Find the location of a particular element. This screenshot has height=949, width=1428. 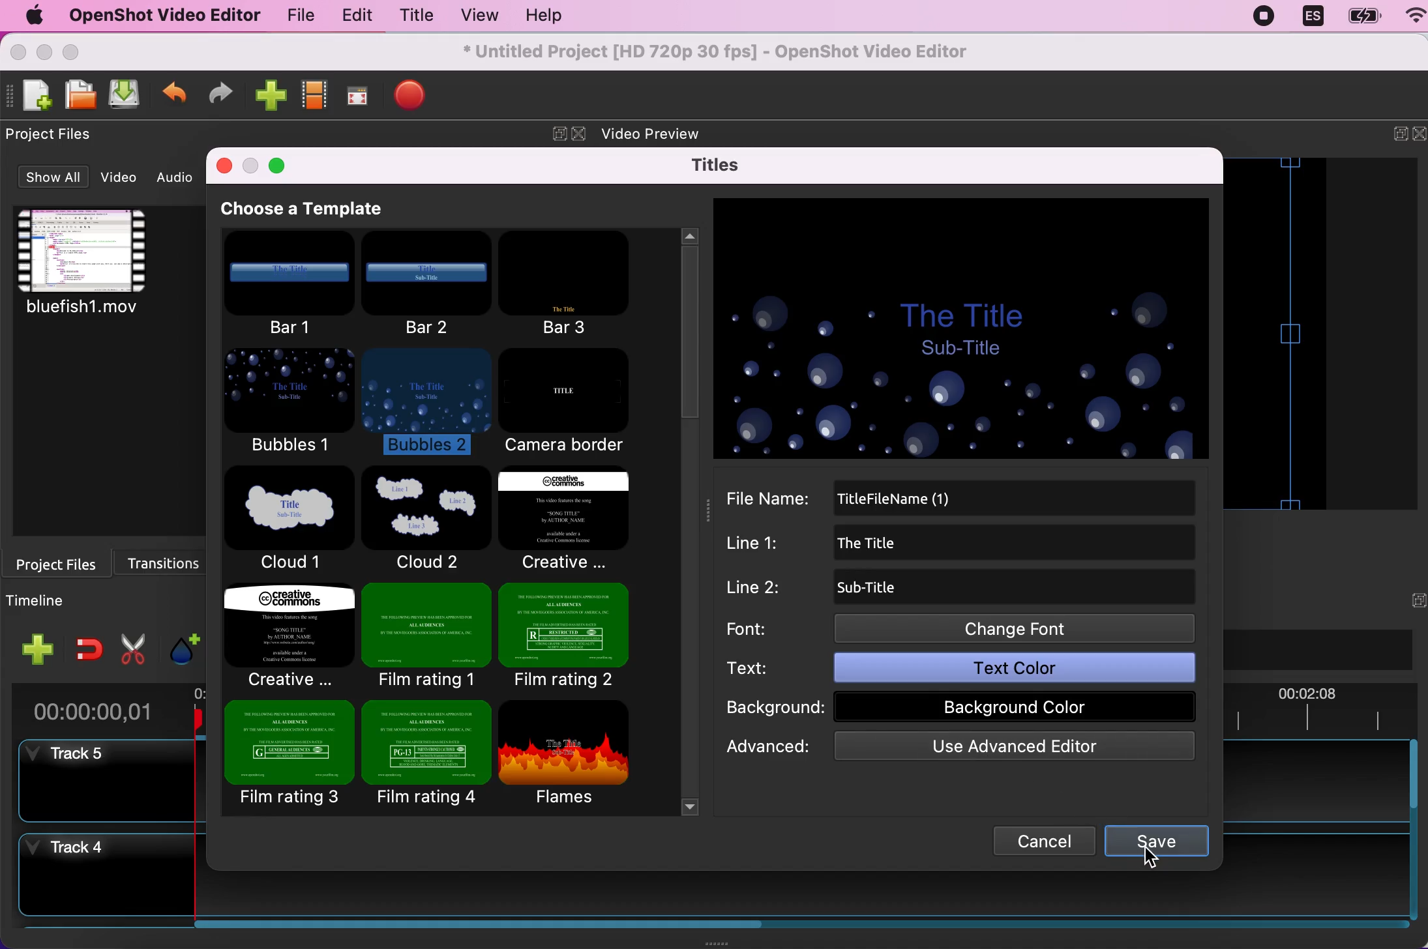

sub-title is located at coordinates (890, 587).